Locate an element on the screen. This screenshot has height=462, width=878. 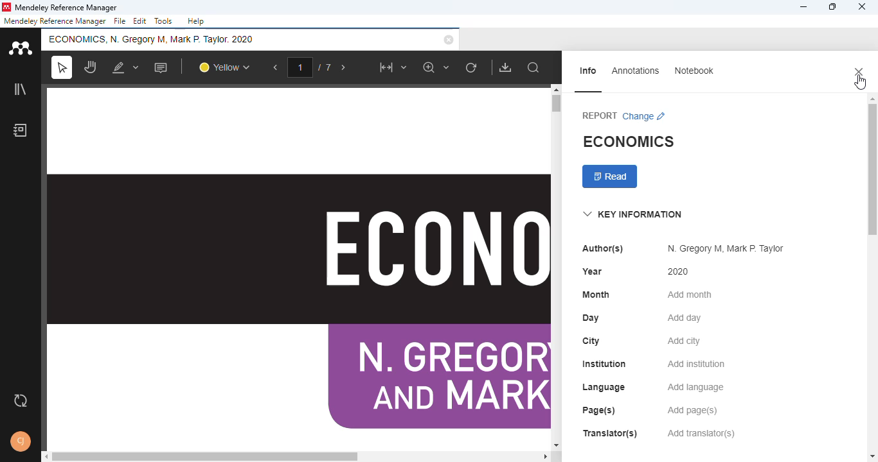
notebook is located at coordinates (694, 71).